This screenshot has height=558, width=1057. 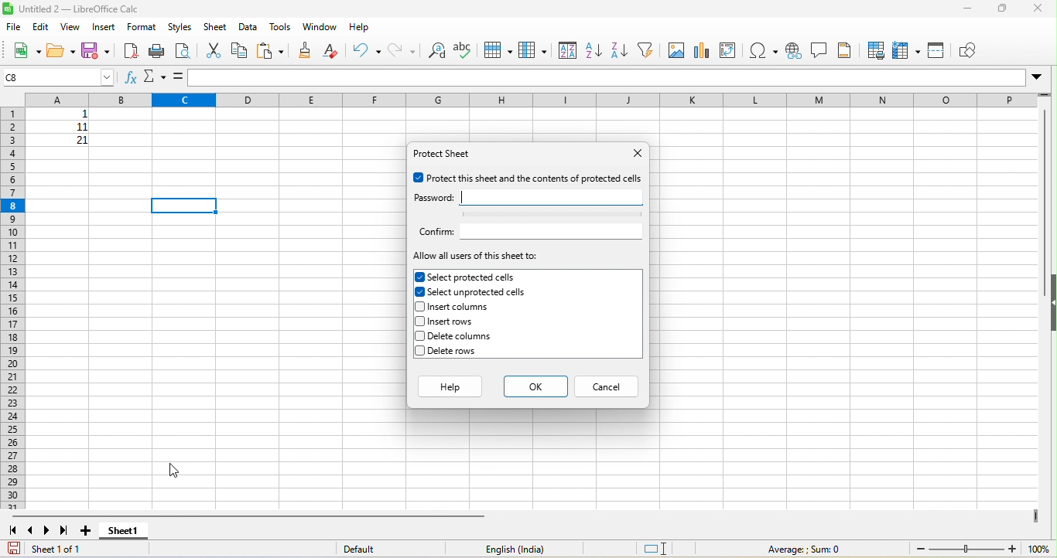 What do you see at coordinates (525, 549) in the screenshot?
I see `english` at bounding box center [525, 549].